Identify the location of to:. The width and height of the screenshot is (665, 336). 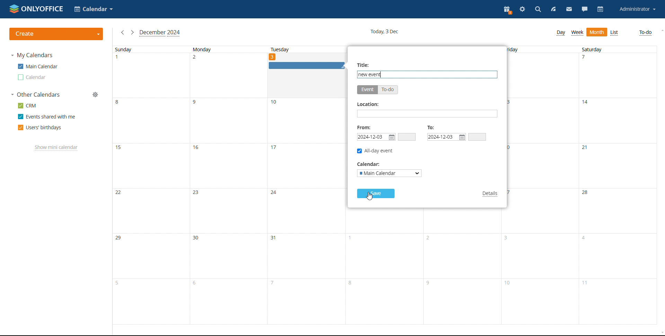
(432, 128).